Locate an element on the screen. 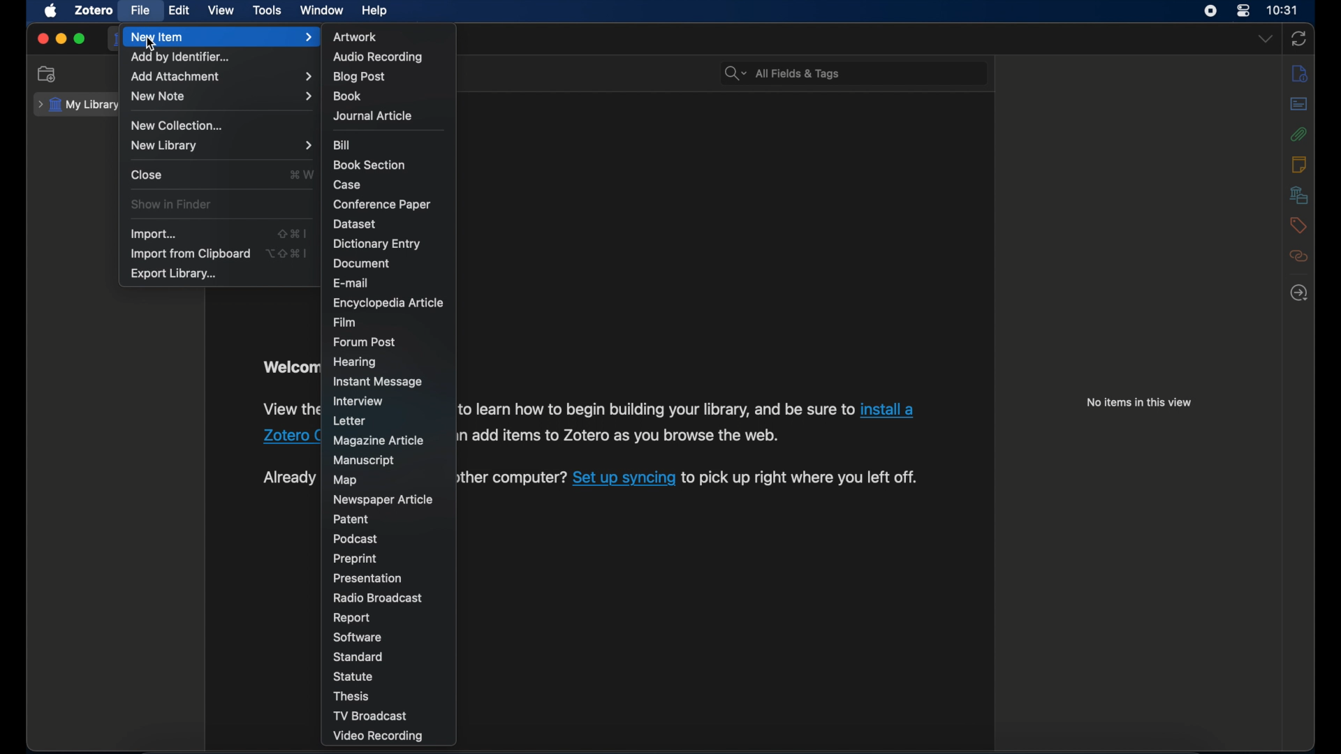 The image size is (1341, 754). interview is located at coordinates (357, 401).